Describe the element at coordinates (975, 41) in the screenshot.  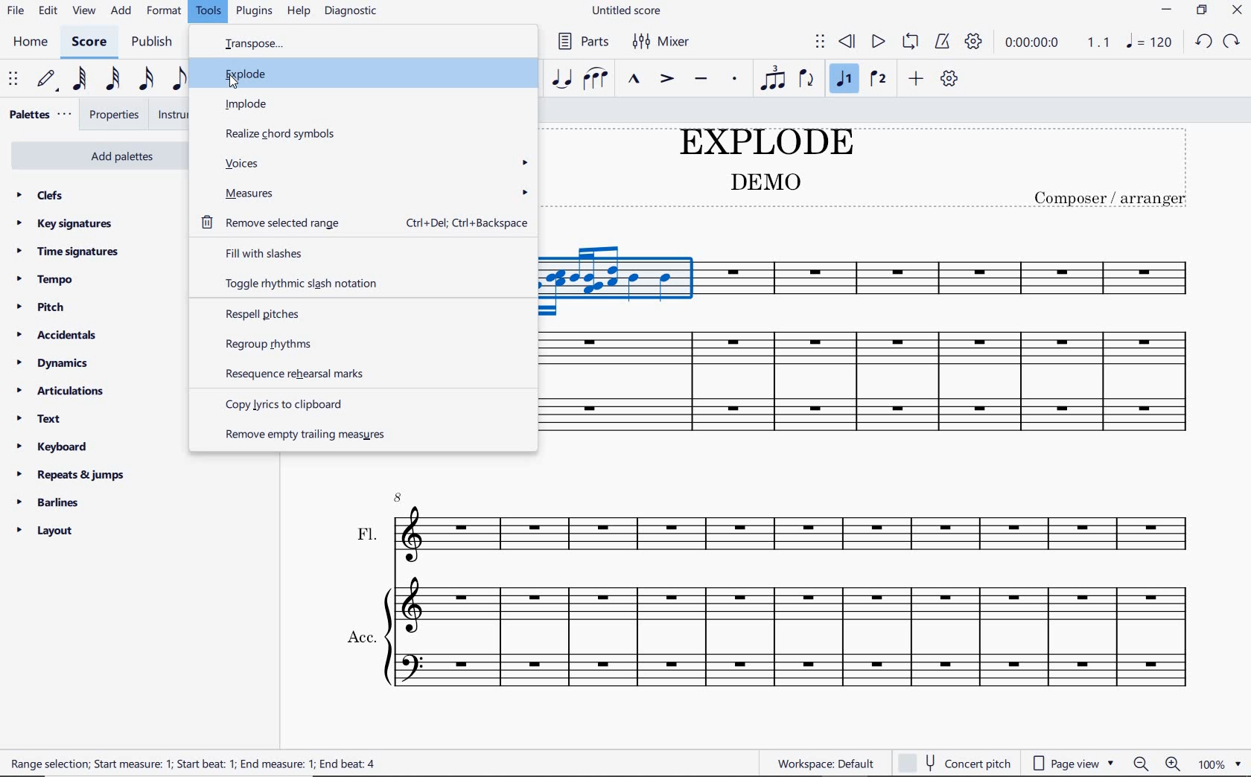
I see `playback settings` at that location.